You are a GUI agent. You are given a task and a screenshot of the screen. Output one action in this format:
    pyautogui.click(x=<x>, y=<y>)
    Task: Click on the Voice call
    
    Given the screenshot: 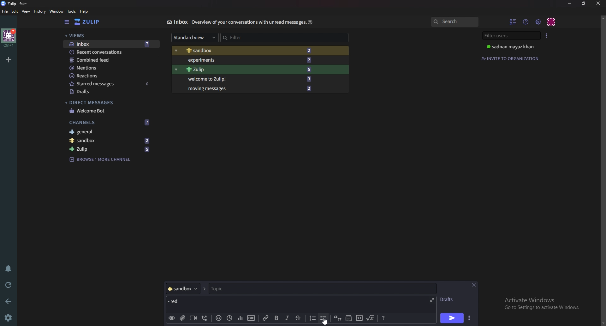 What is the action you would take?
    pyautogui.click(x=206, y=318)
    